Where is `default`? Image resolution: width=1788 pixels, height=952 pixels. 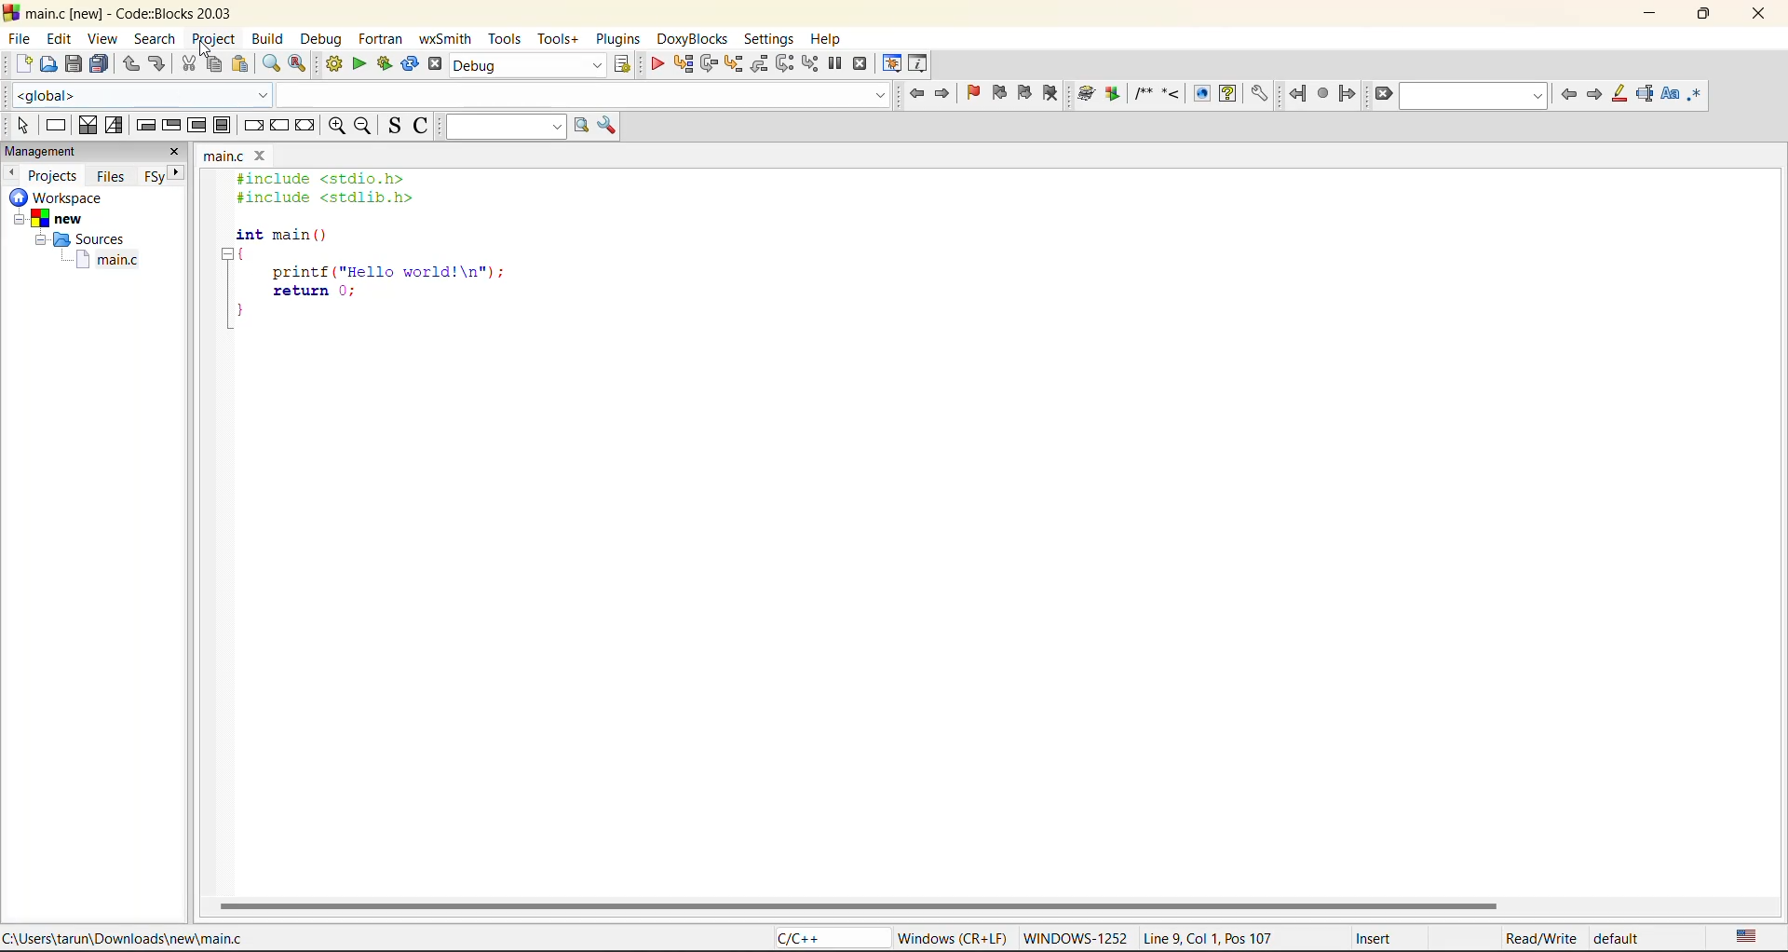 default is located at coordinates (1620, 937).